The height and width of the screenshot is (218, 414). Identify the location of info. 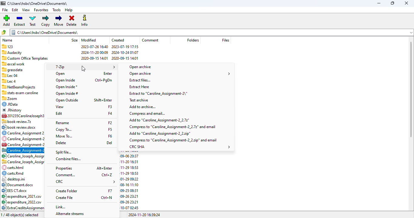
(84, 21).